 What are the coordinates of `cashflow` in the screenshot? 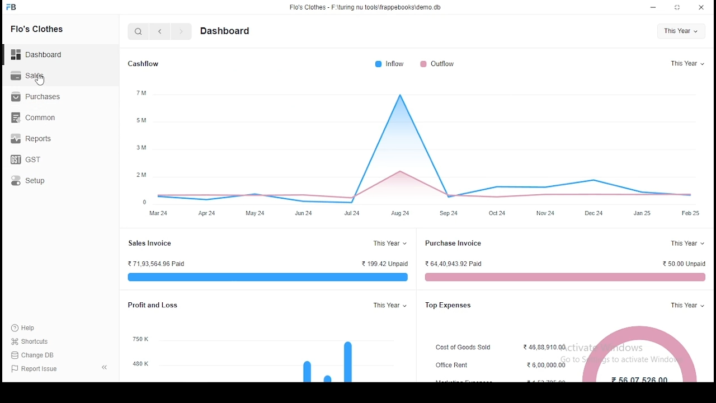 It's located at (145, 64).